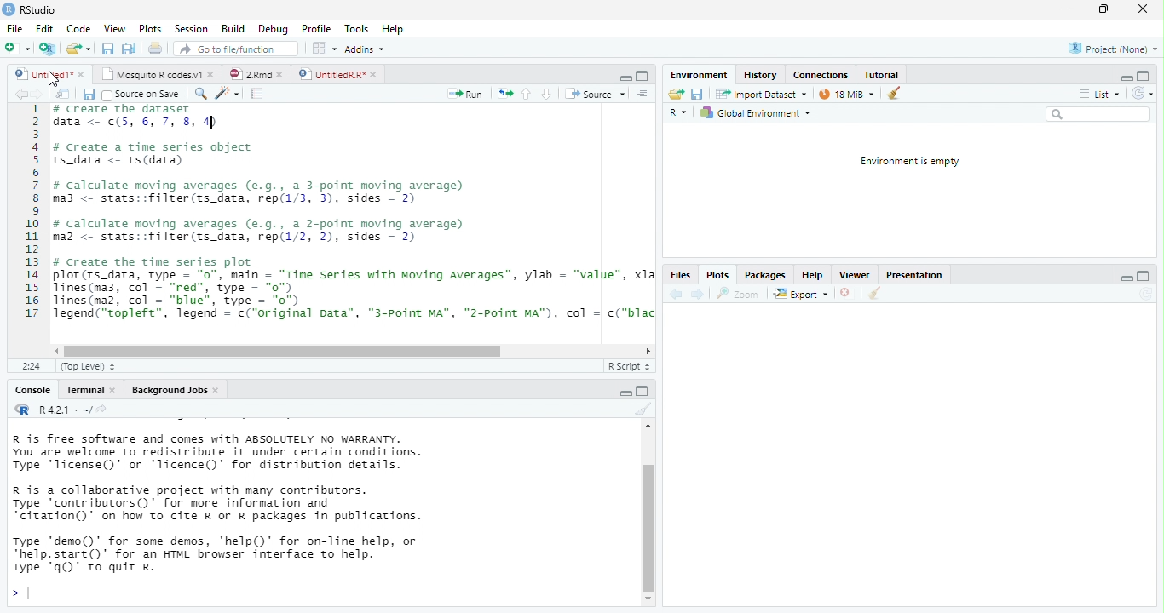 This screenshot has height=613, width=1164. What do you see at coordinates (102, 409) in the screenshot?
I see `view the current working directory` at bounding box center [102, 409].